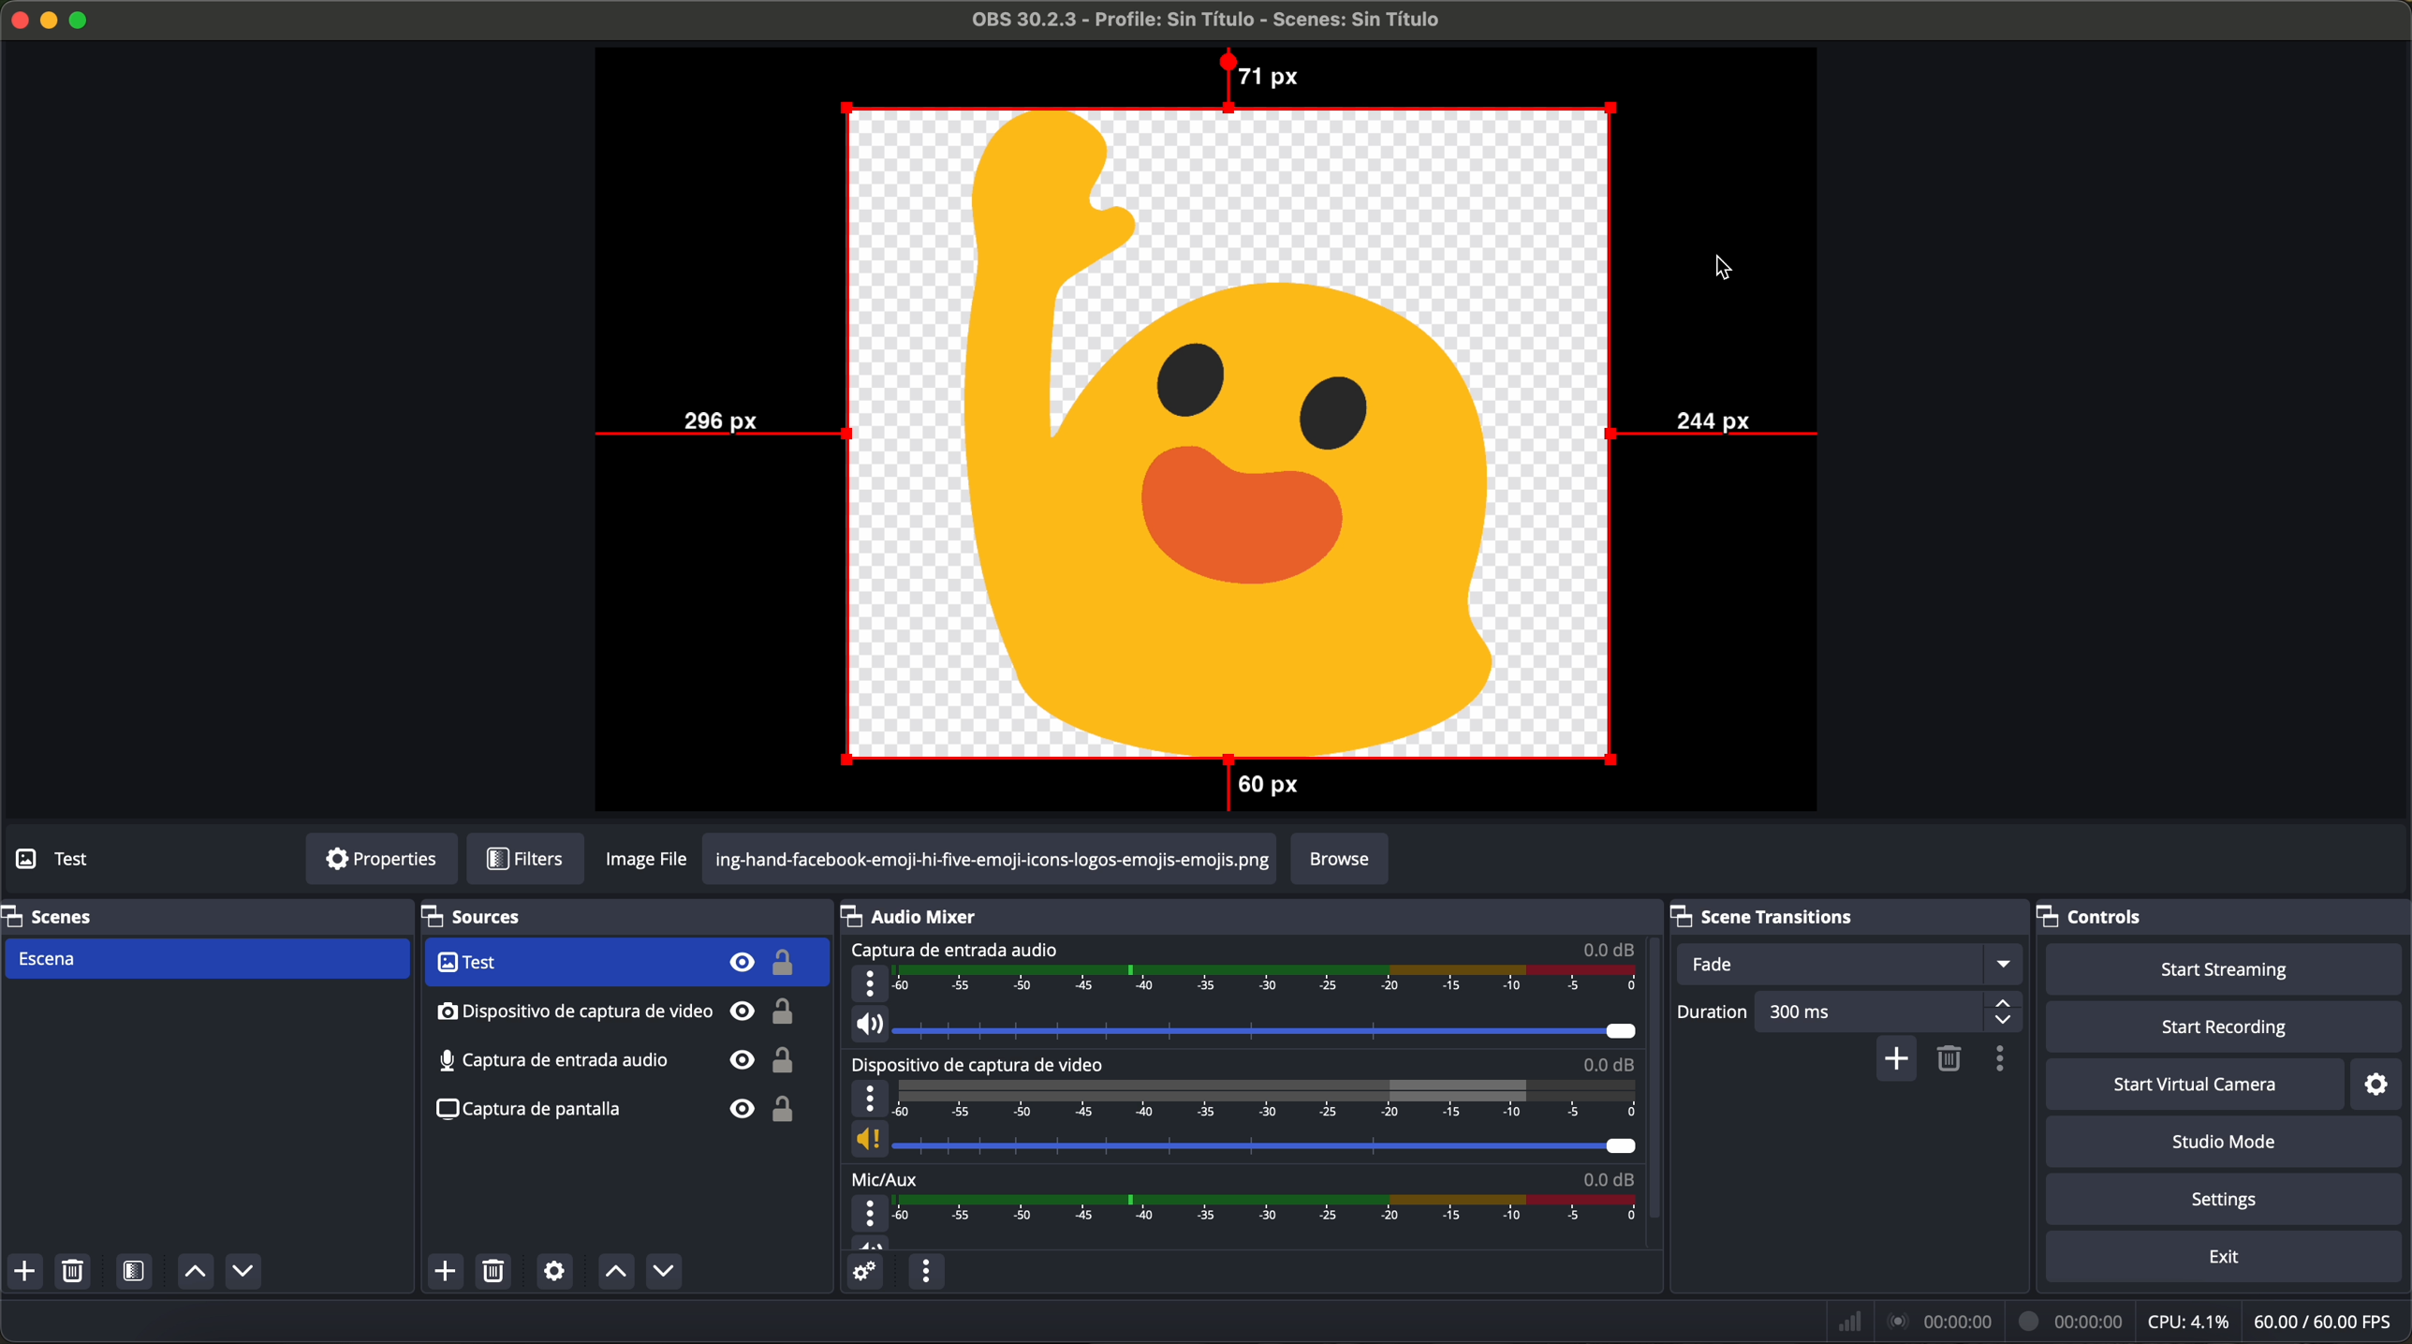  What do you see at coordinates (2227, 1259) in the screenshot?
I see `exit` at bounding box center [2227, 1259].